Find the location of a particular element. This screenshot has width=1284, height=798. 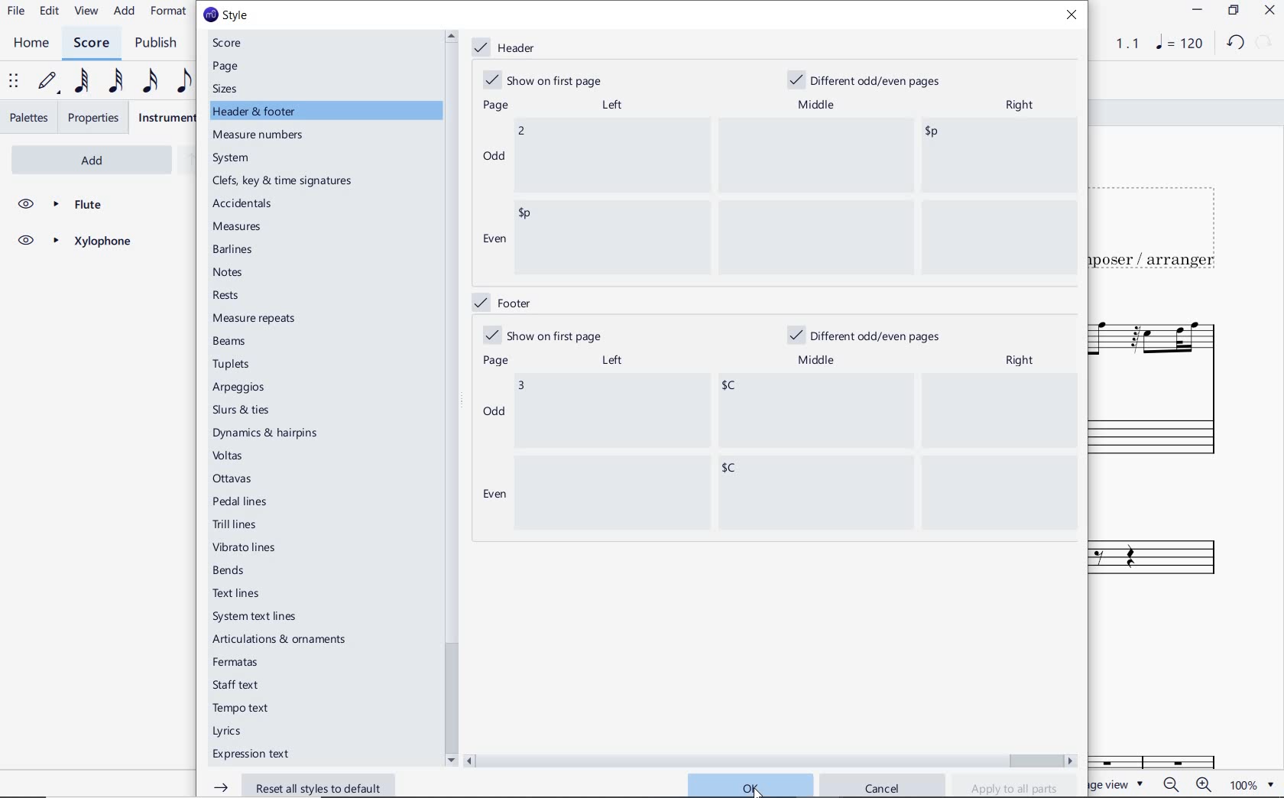

ok is located at coordinates (751, 785).